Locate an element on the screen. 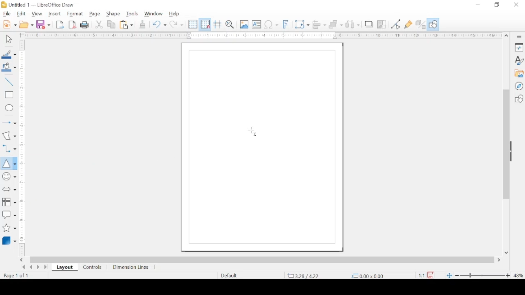 This screenshot has width=525, height=295. this document has been modified is located at coordinates (425, 274).